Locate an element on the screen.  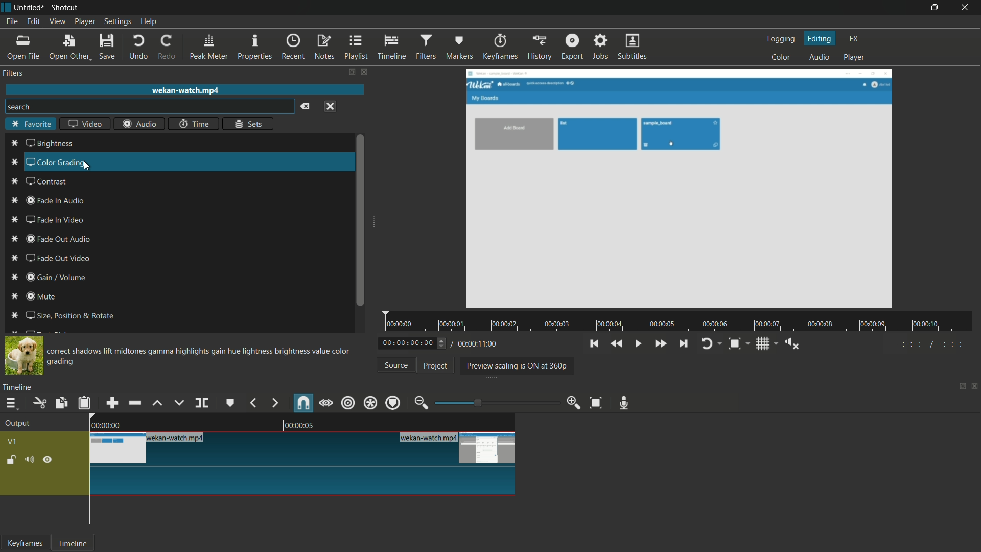
search bar is located at coordinates (149, 106).